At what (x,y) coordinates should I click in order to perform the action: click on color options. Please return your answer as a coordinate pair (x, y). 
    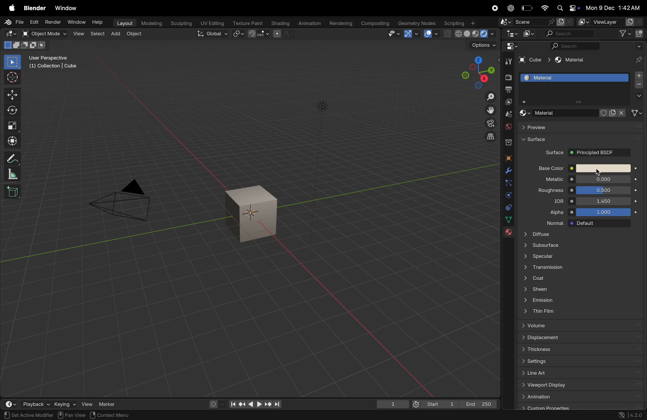
    Looking at the image, I should click on (604, 168).